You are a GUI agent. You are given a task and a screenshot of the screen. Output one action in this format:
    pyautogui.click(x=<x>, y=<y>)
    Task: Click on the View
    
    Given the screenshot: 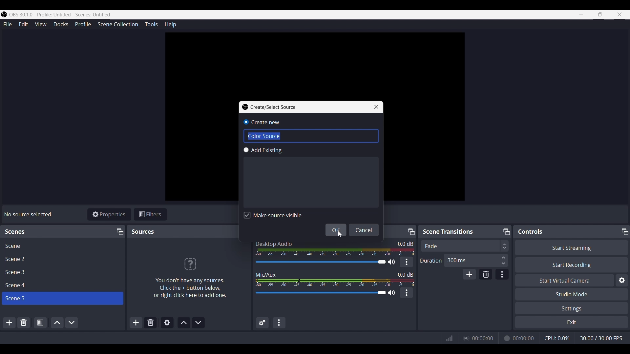 What is the action you would take?
    pyautogui.click(x=40, y=24)
    